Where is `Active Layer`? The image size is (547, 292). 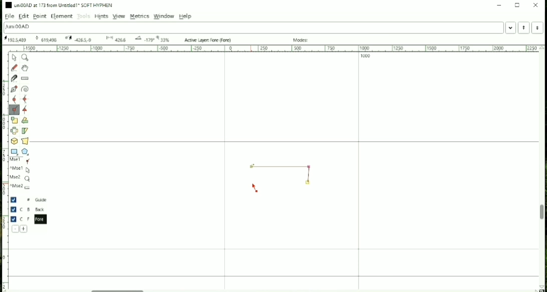
Active Layer is located at coordinates (209, 40).